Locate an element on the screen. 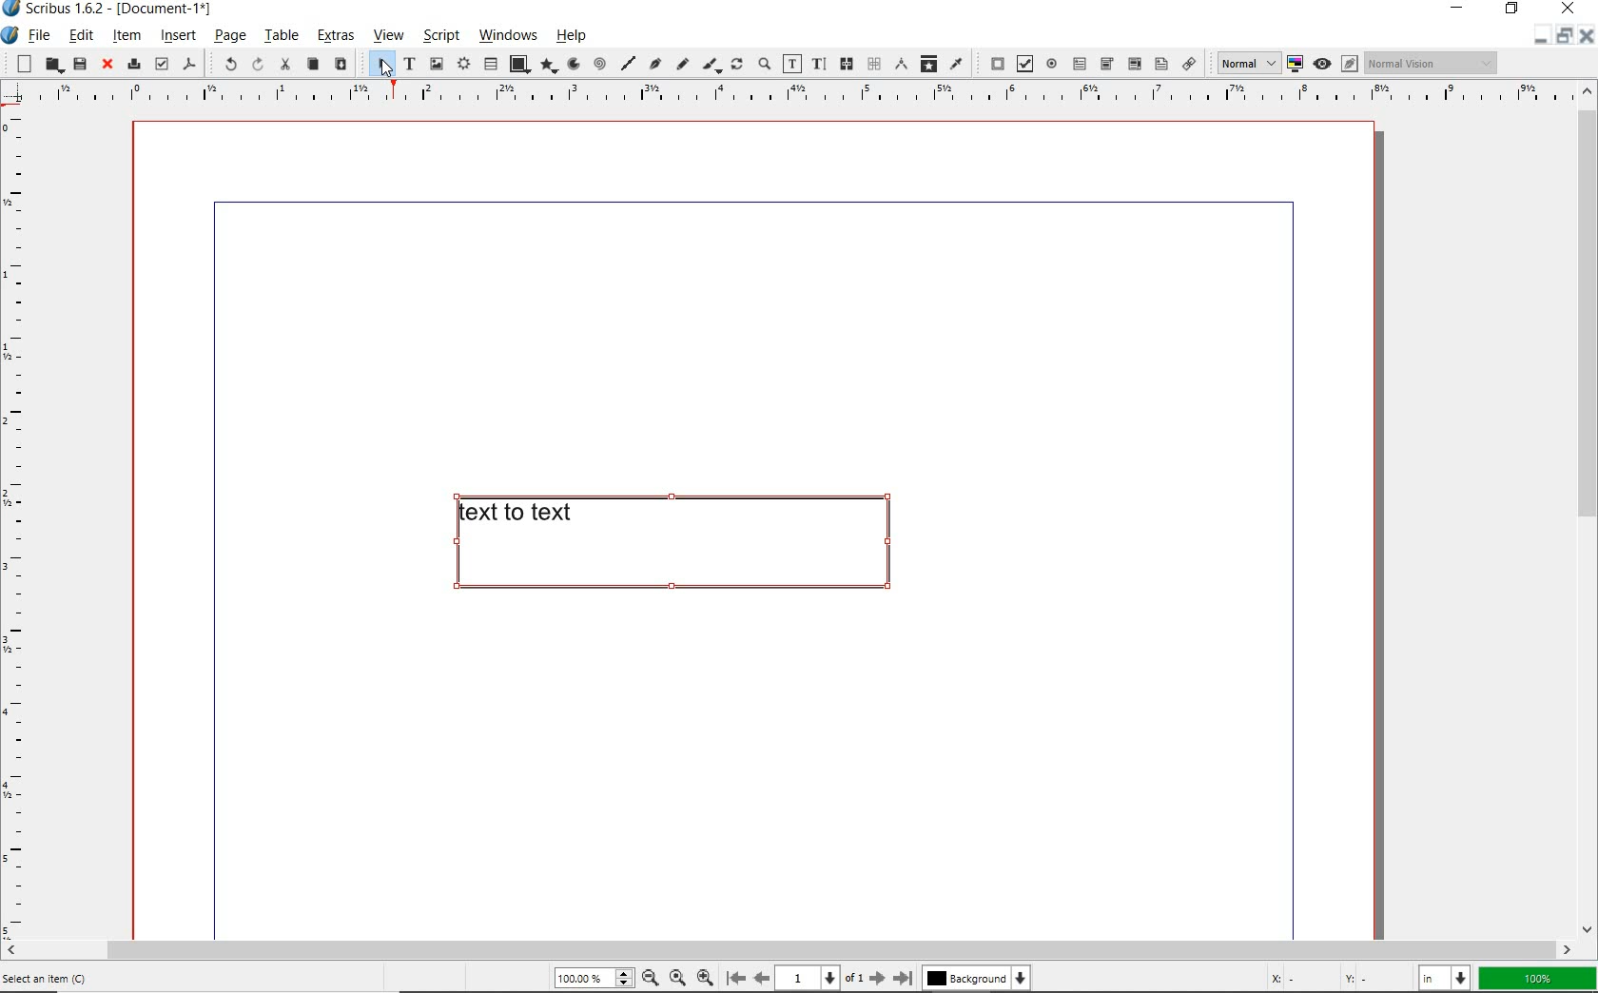 The image size is (1598, 993). save as pdf is located at coordinates (190, 66).